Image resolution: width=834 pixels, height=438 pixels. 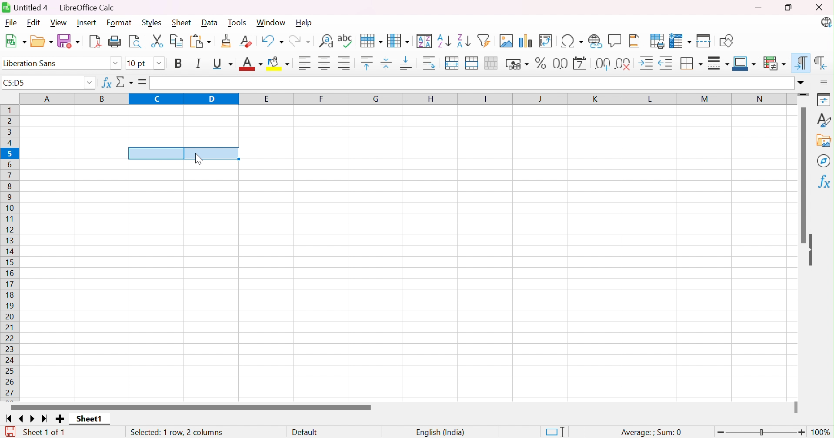 What do you see at coordinates (177, 432) in the screenshot?
I see `Selected: 1 row, 2 columns` at bounding box center [177, 432].